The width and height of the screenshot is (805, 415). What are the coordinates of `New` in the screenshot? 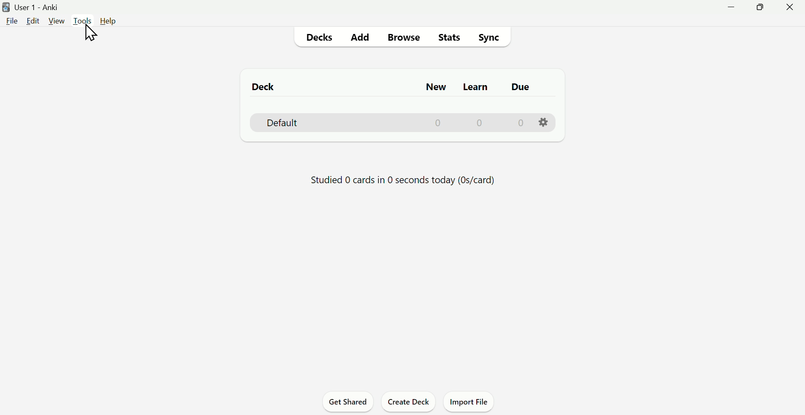 It's located at (432, 87).